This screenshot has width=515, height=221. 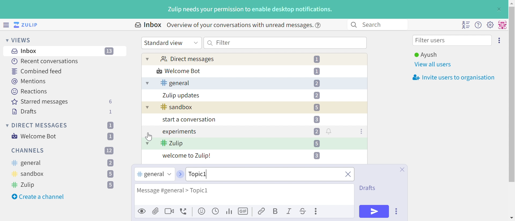 I want to click on Main menu, so click(x=490, y=24).